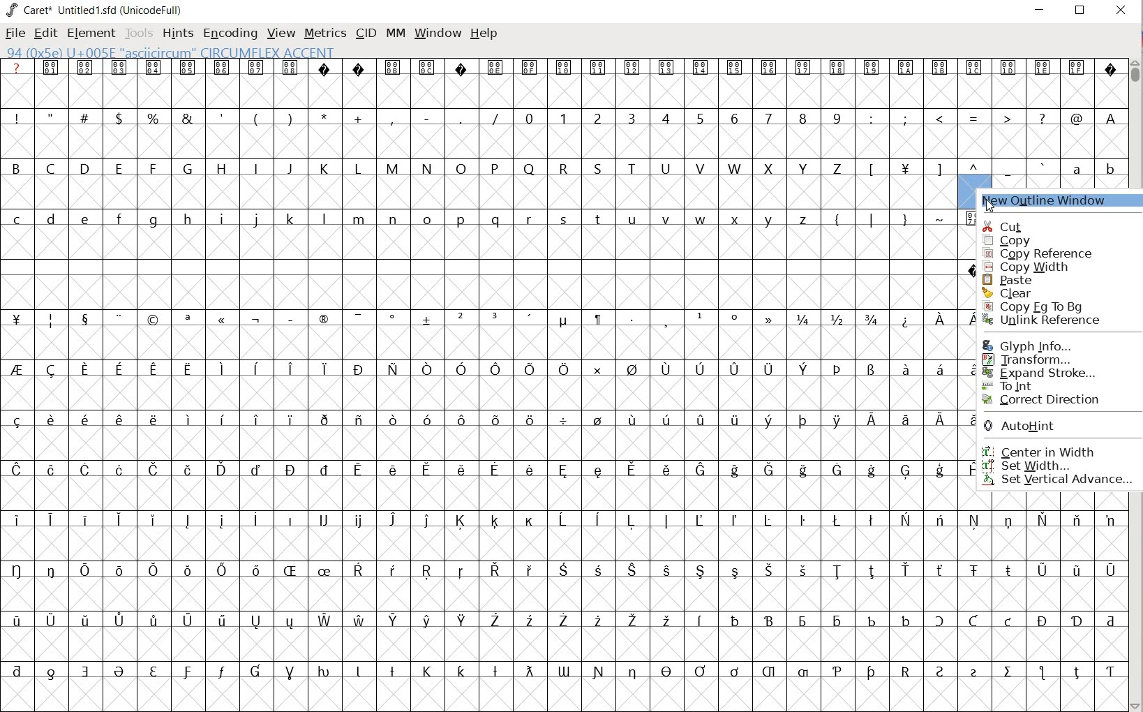 The height and width of the screenshot is (712, 1143). I want to click on MINIMIZE, so click(1040, 9).